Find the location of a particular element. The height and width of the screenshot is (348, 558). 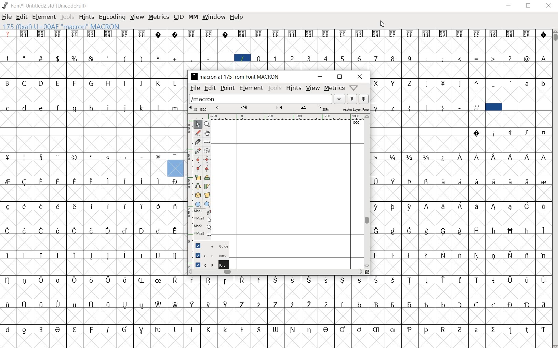

Symbol is located at coordinates (427, 255).